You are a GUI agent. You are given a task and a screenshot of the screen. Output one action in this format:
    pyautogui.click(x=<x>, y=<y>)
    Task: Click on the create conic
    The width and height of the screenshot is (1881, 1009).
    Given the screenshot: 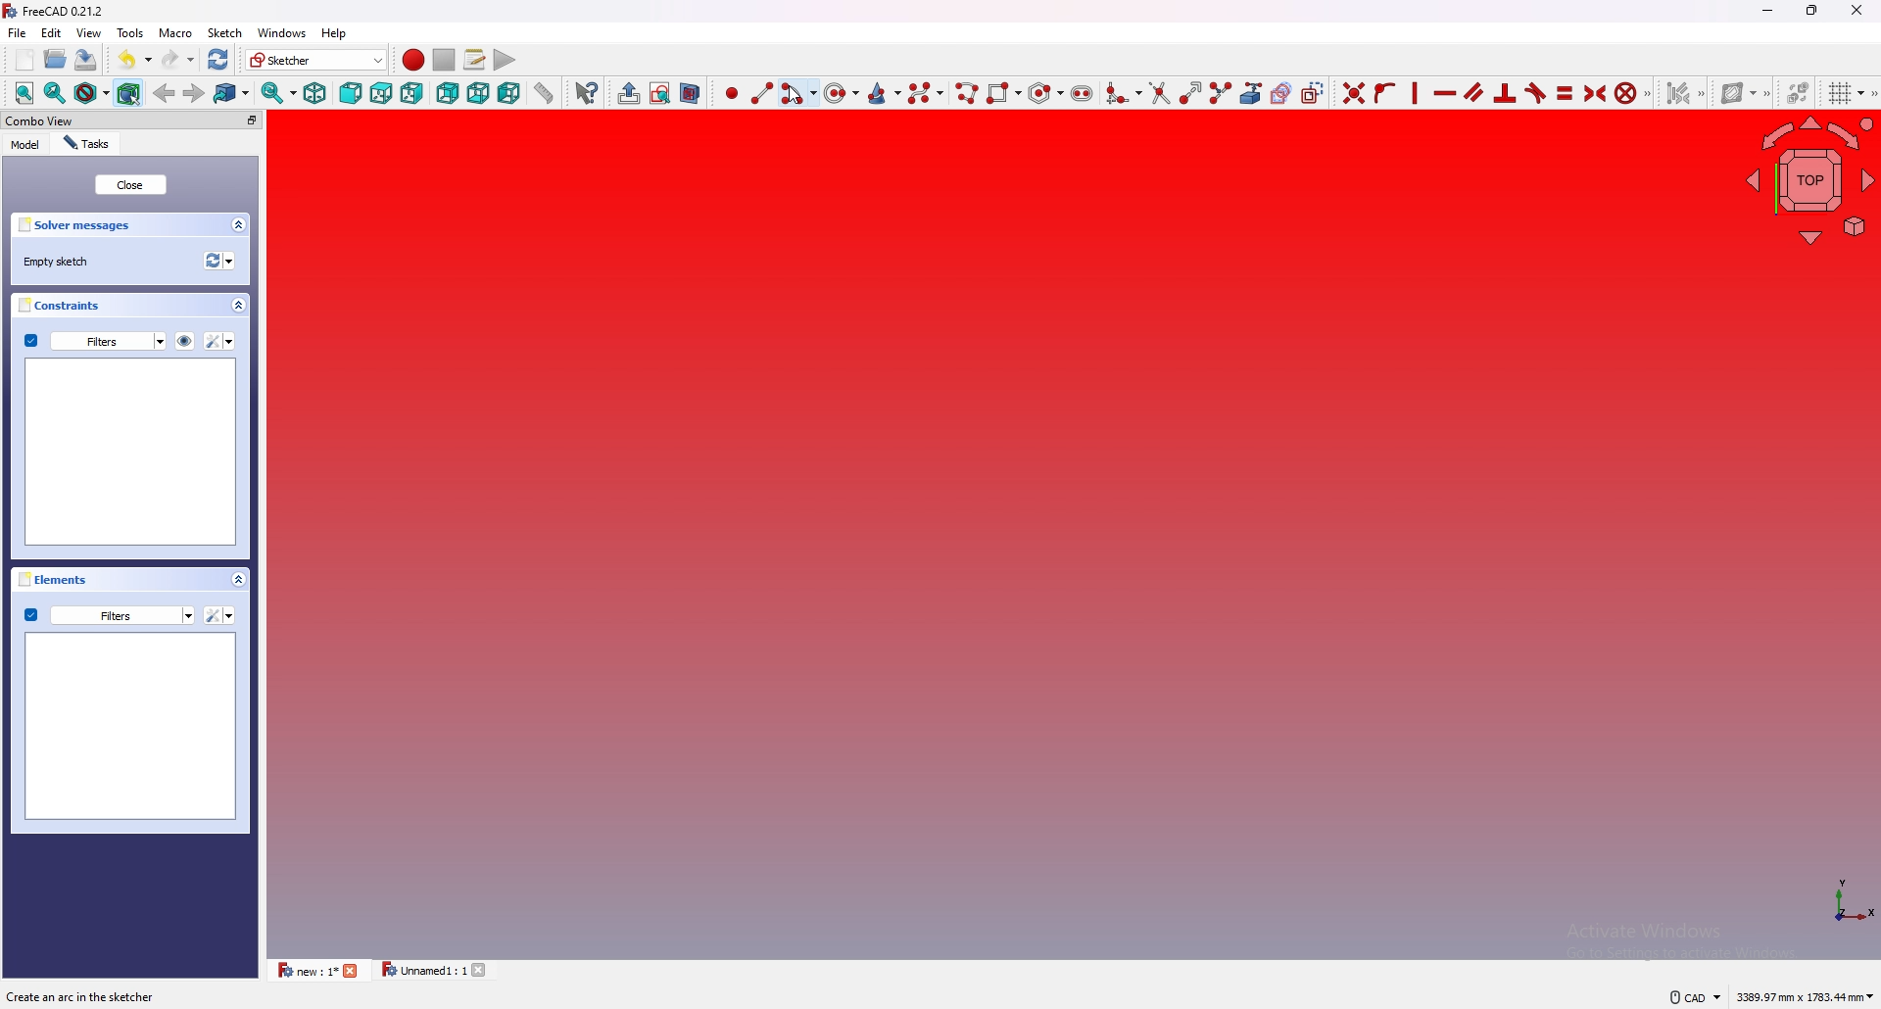 What is the action you would take?
    pyautogui.click(x=884, y=93)
    